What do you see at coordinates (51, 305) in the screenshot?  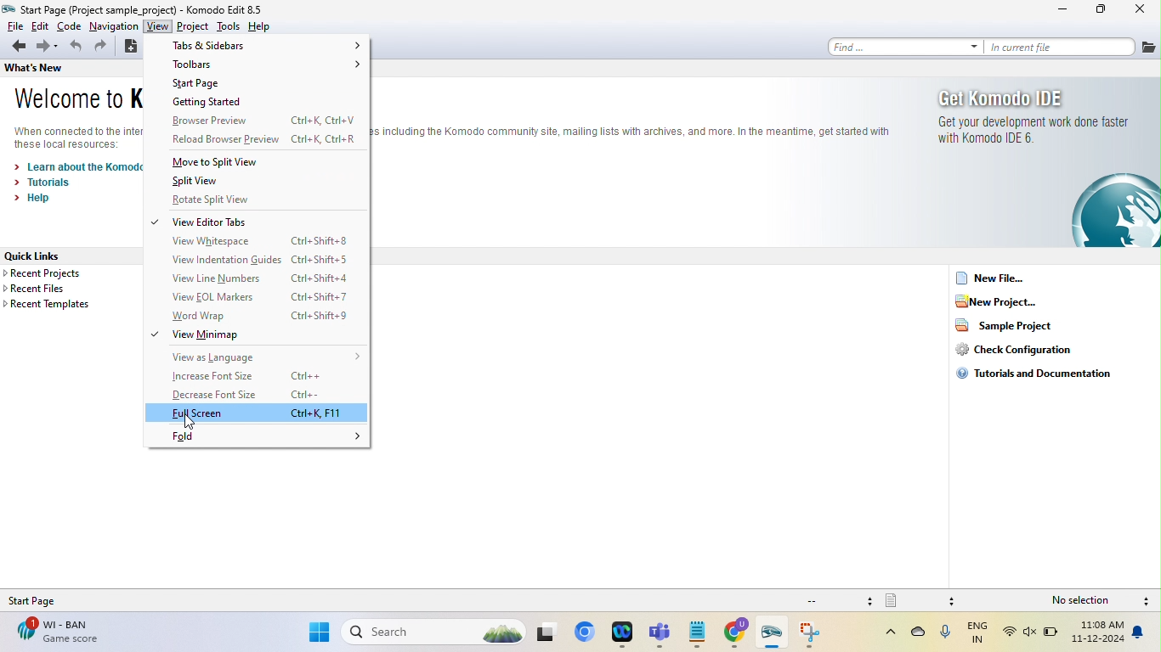 I see `recent templates` at bounding box center [51, 305].